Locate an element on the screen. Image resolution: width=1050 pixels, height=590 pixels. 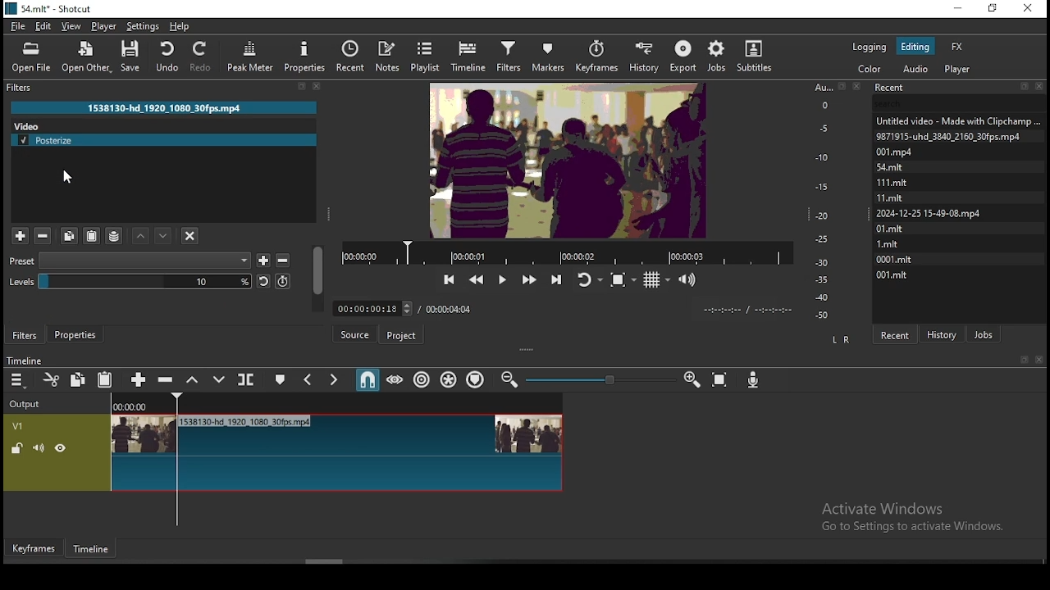
1.mit is located at coordinates (887, 243).